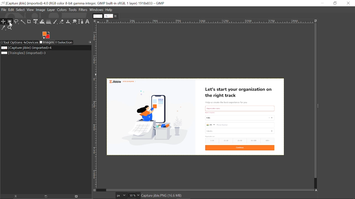 The image size is (355, 199). I want to click on Horizontal srollbar, so click(210, 190).